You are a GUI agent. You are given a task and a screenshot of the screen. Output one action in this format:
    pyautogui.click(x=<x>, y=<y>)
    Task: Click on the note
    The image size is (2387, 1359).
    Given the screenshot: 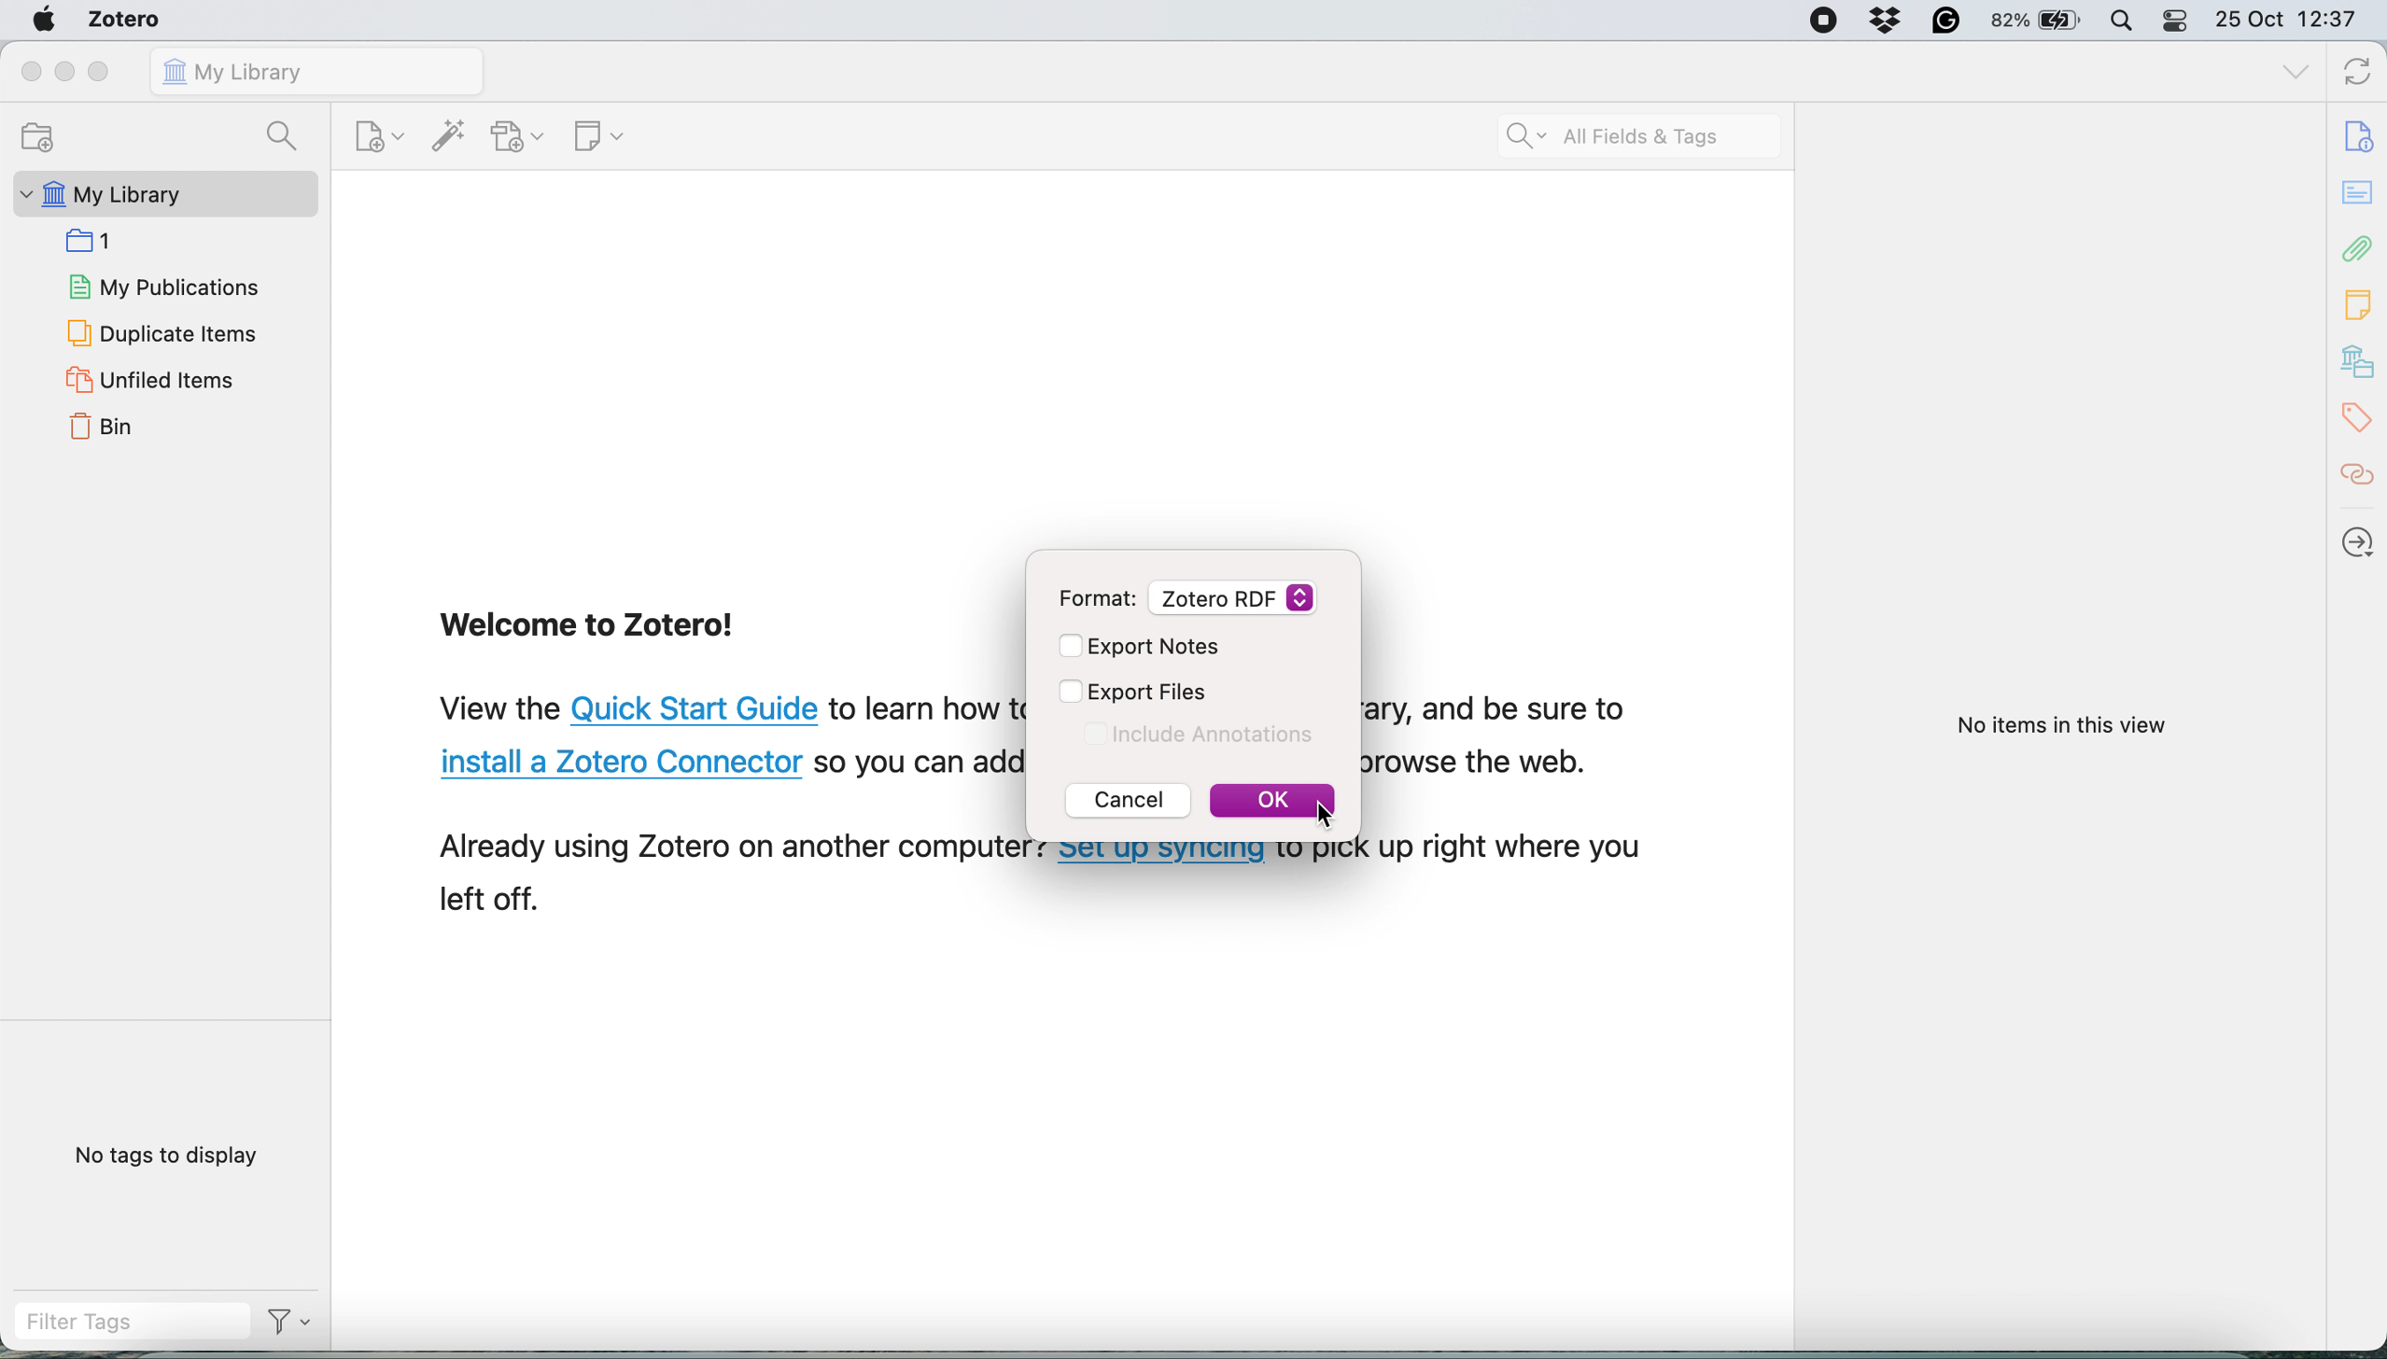 What is the action you would take?
    pyautogui.click(x=2358, y=309)
    